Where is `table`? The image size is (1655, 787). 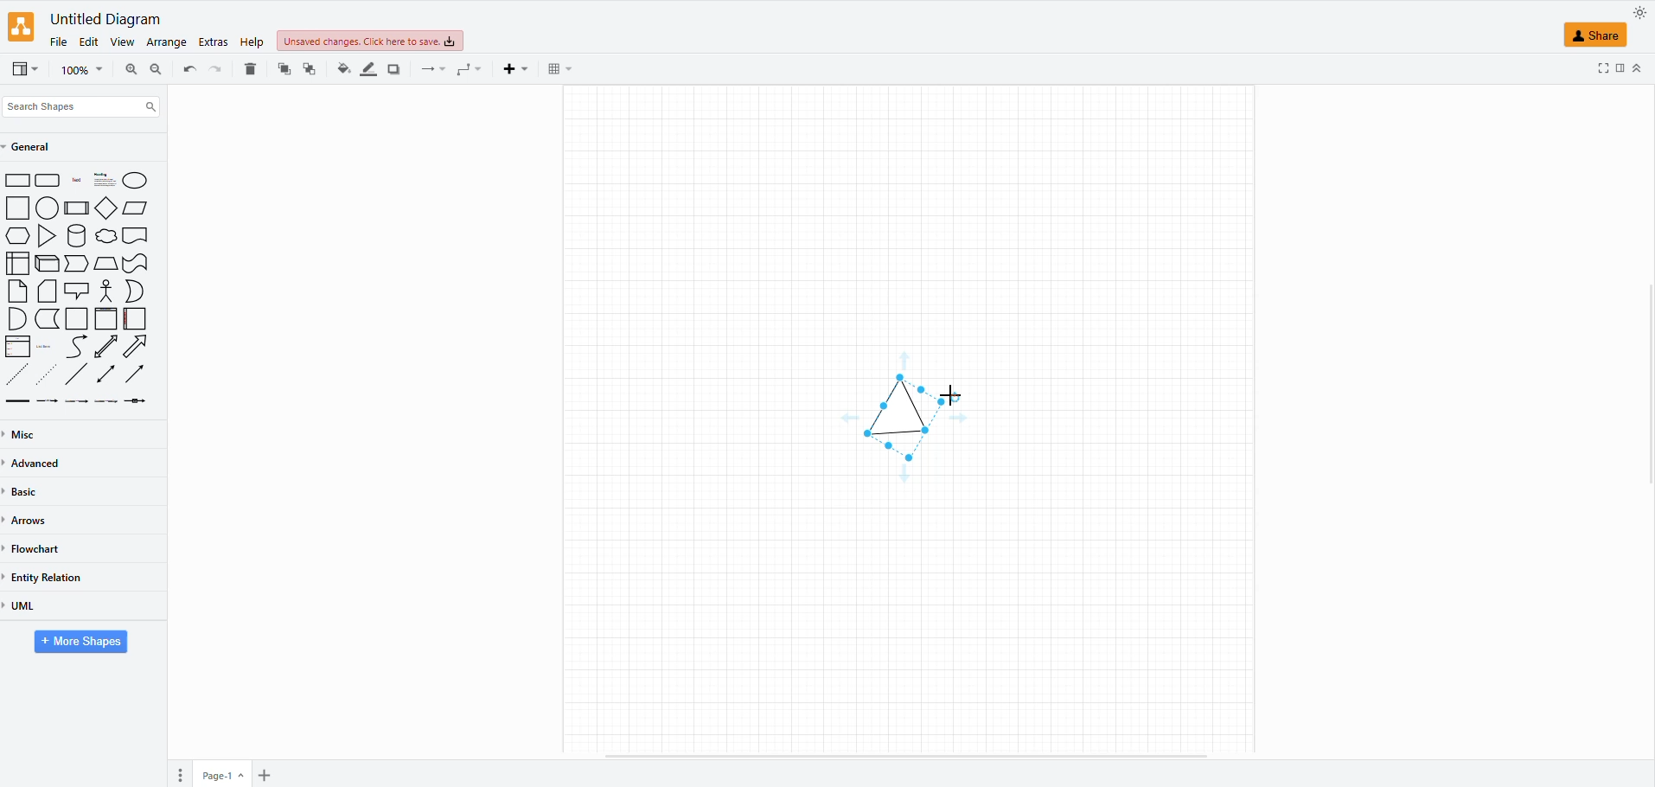 table is located at coordinates (558, 69).